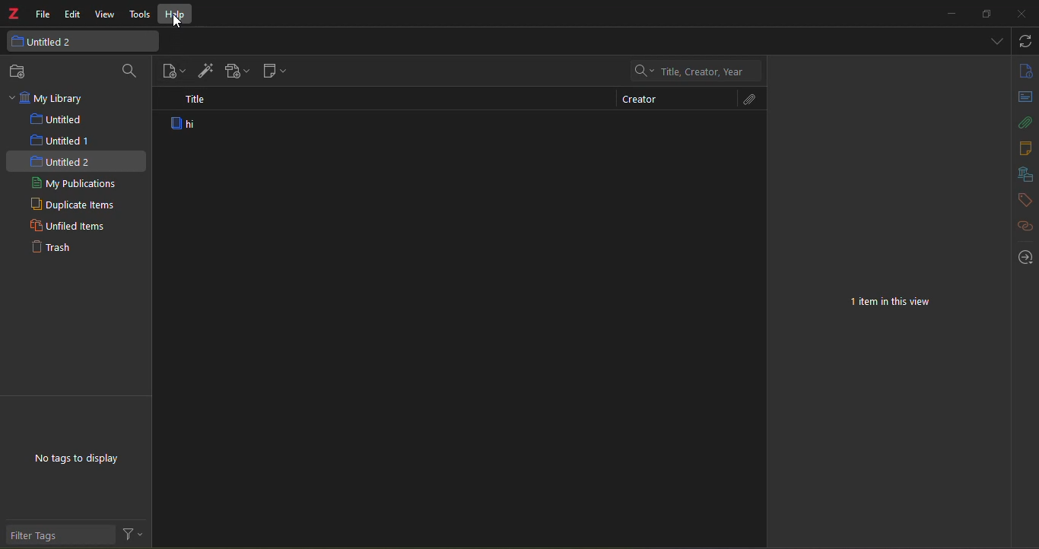  Describe the element at coordinates (745, 99) in the screenshot. I see `attach` at that location.